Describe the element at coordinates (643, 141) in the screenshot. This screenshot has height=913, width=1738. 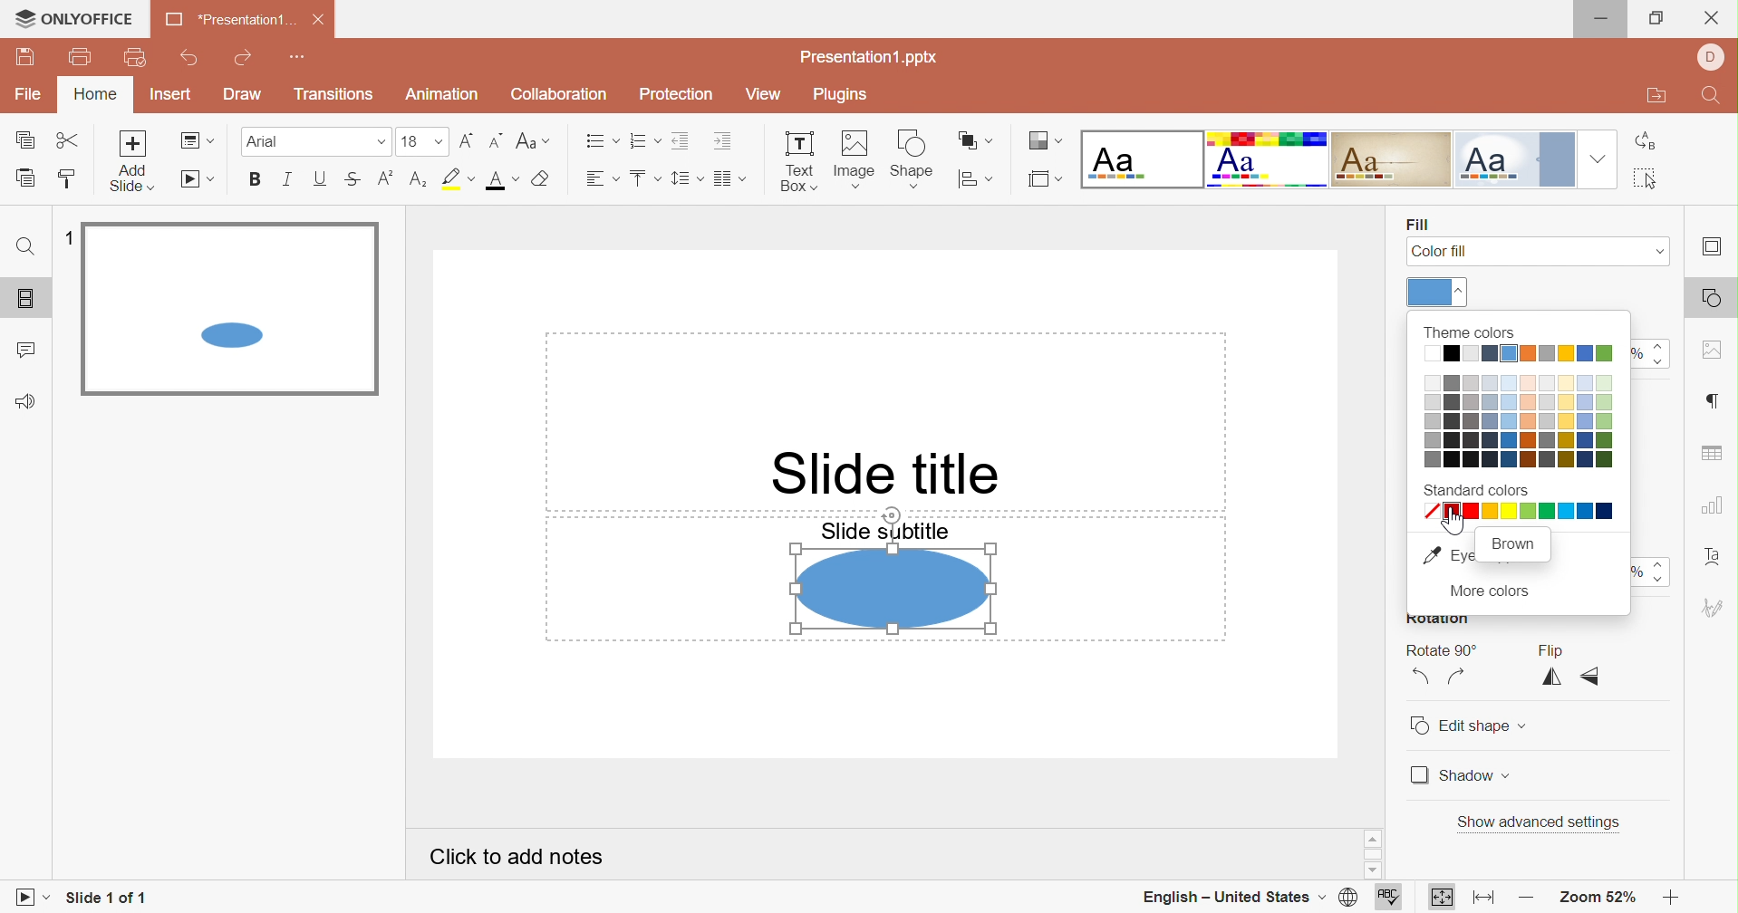
I see `Numbering` at that location.